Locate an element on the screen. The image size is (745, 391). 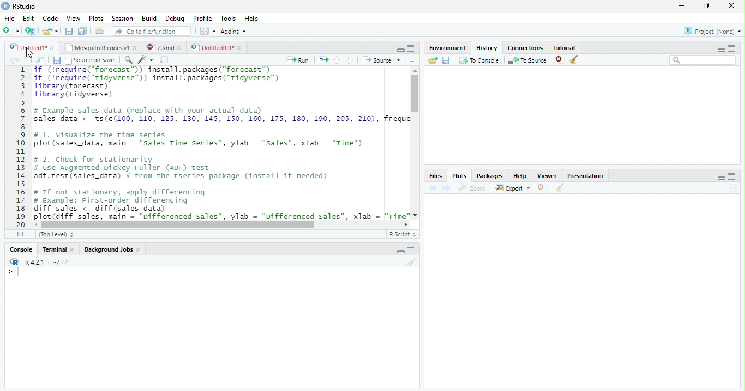
Minimize is located at coordinates (683, 5).